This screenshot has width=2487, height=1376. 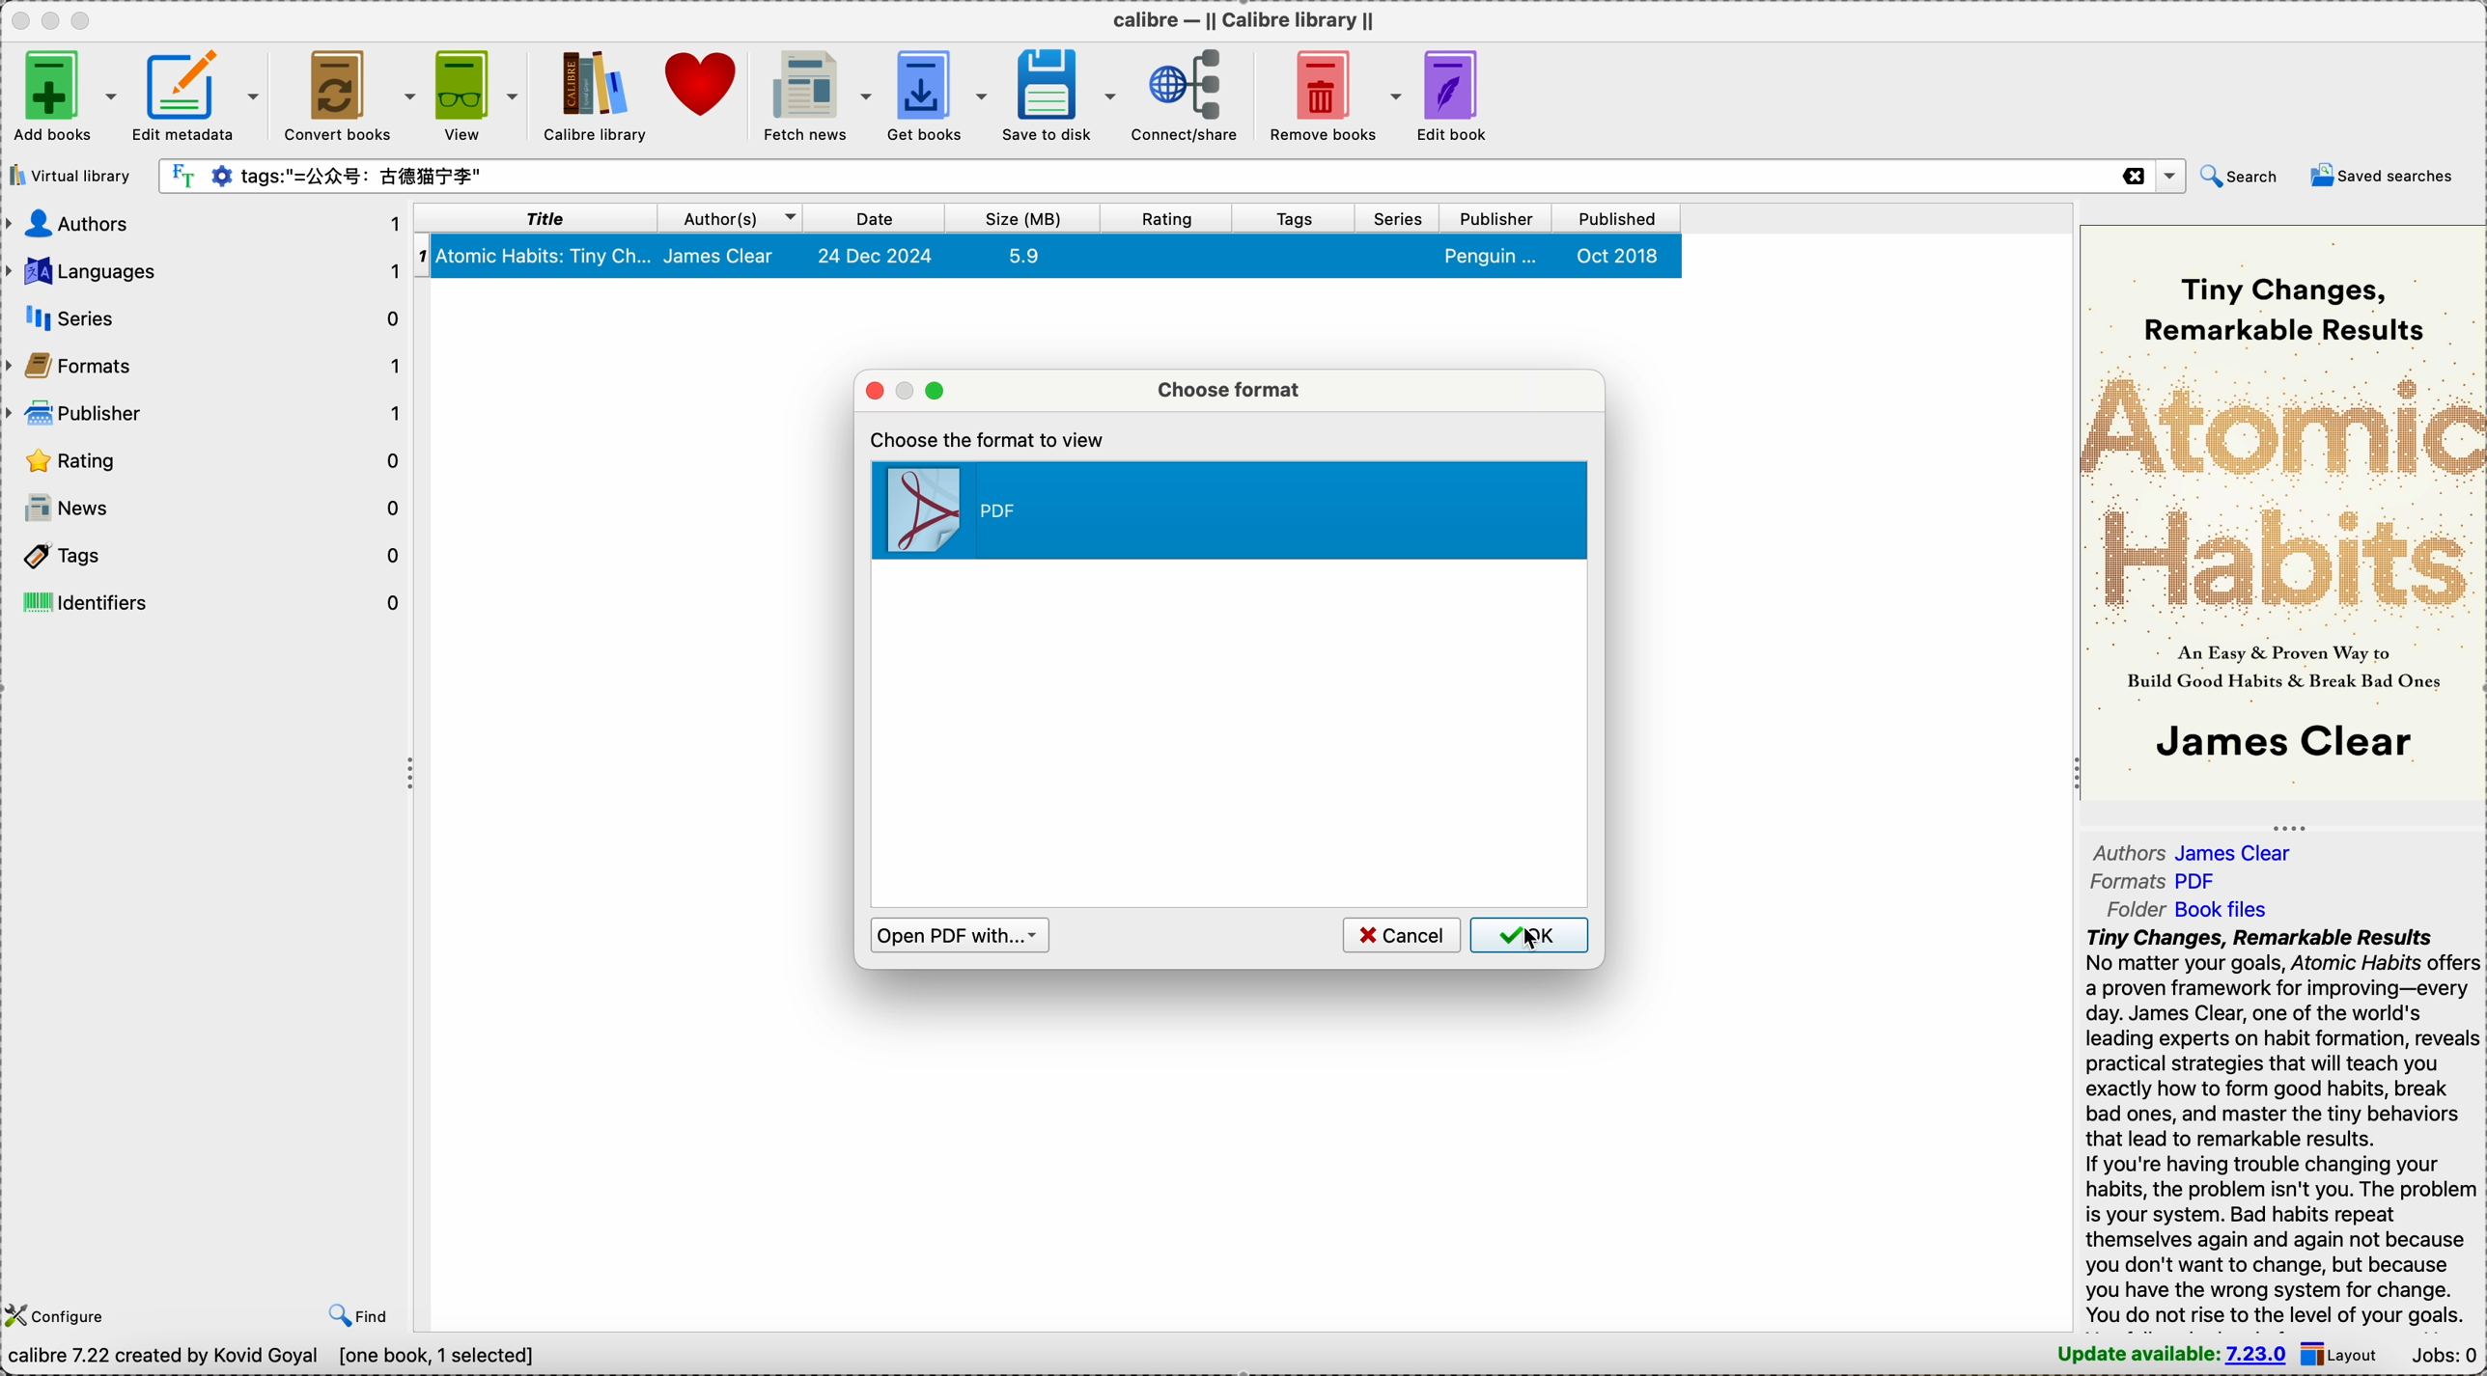 I want to click on Calibre, so click(x=1241, y=15).